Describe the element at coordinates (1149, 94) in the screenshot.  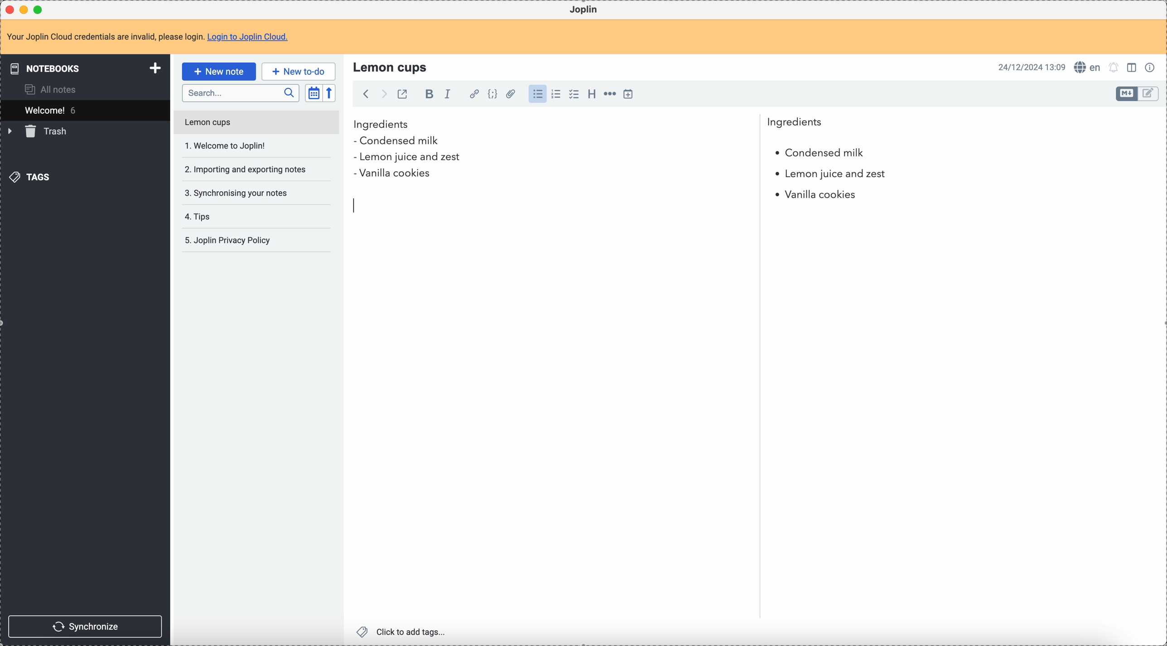
I see `toggle edit layout` at that location.